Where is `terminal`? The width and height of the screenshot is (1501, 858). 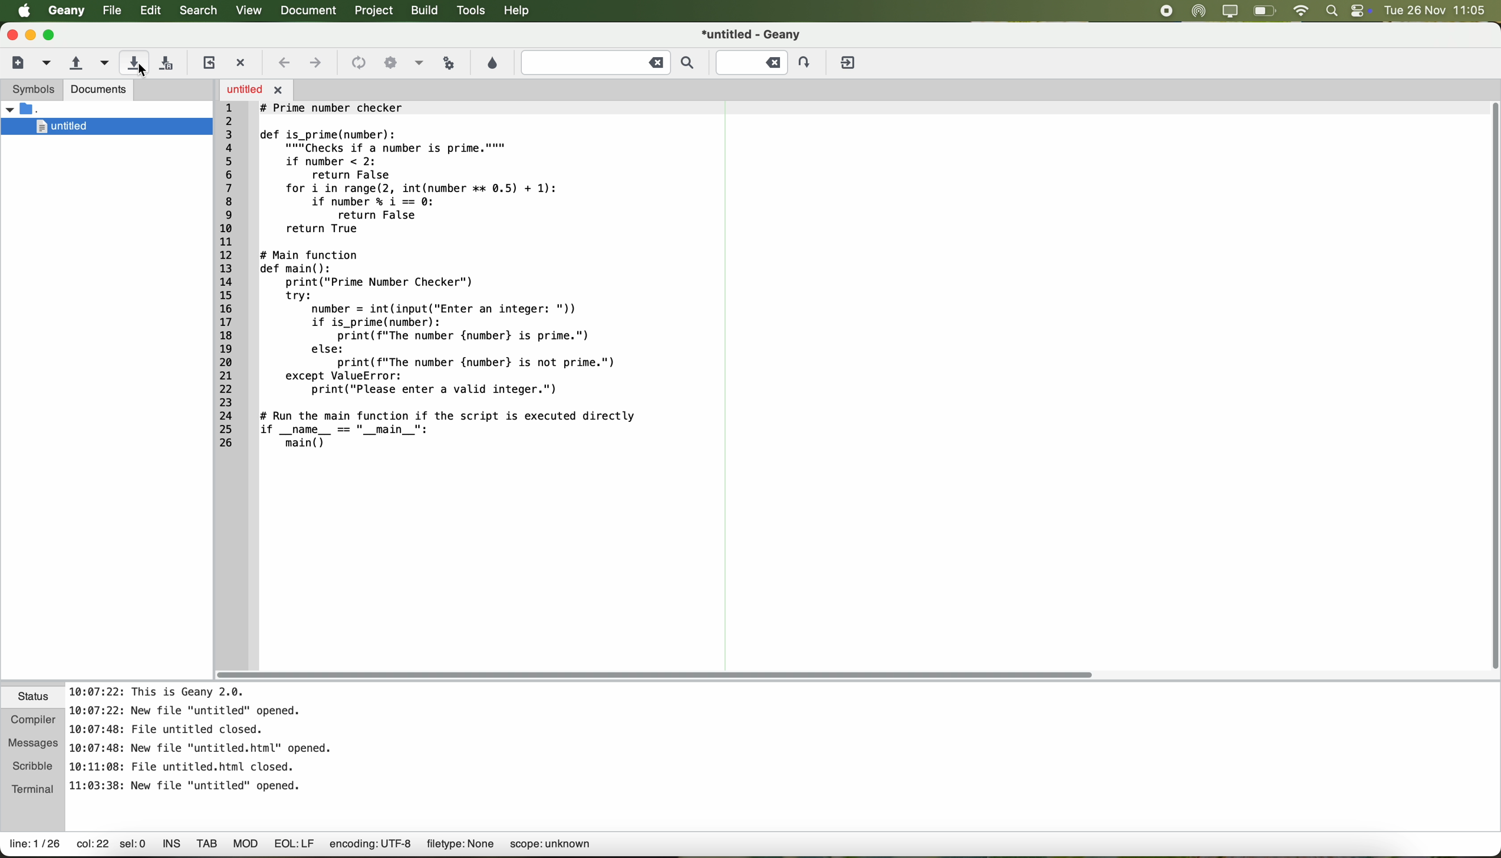 terminal is located at coordinates (34, 789).